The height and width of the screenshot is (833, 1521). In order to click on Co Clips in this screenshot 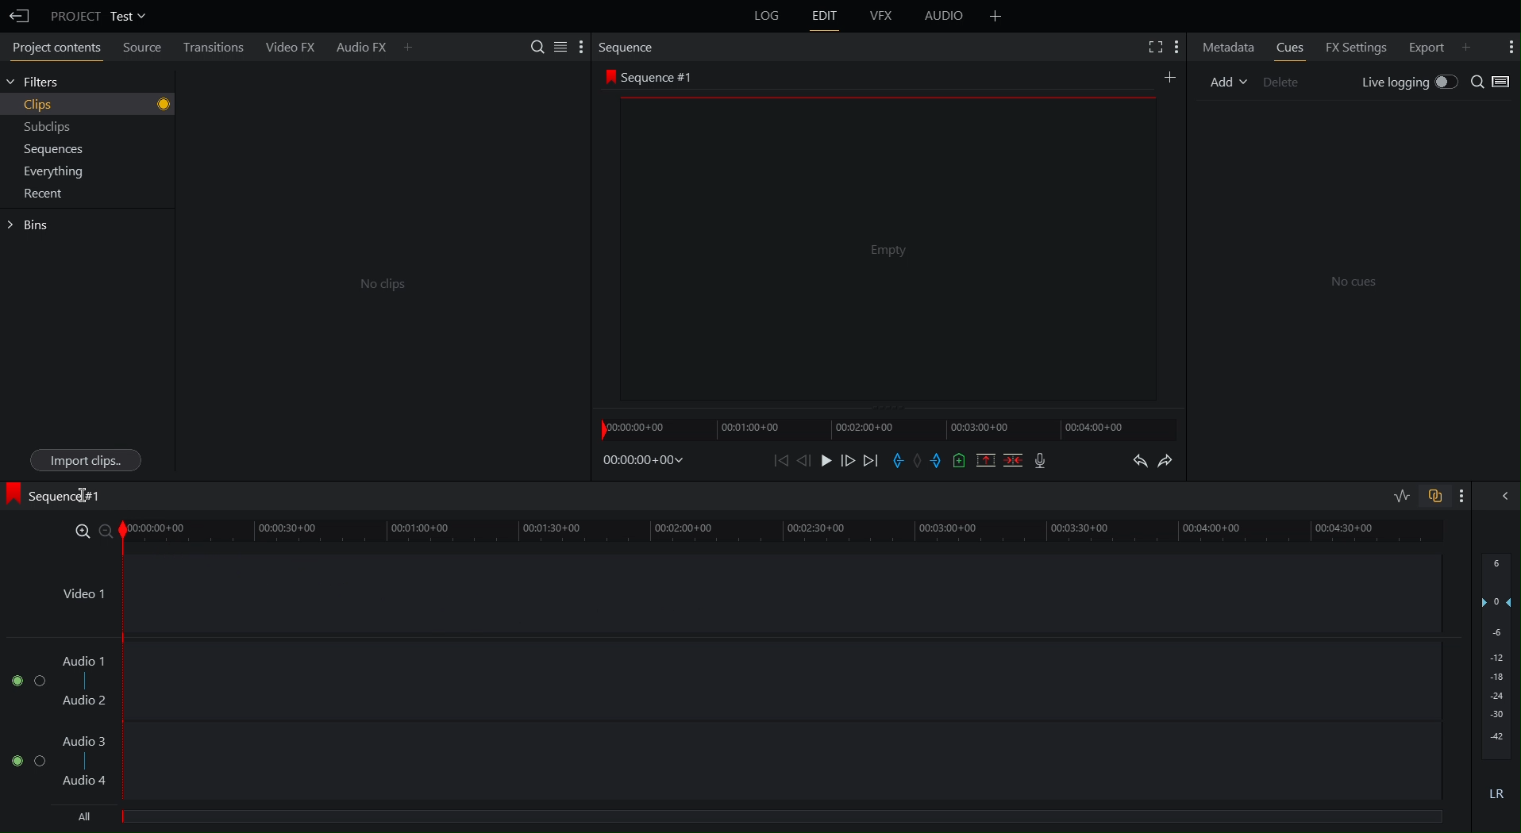, I will do `click(379, 284)`.